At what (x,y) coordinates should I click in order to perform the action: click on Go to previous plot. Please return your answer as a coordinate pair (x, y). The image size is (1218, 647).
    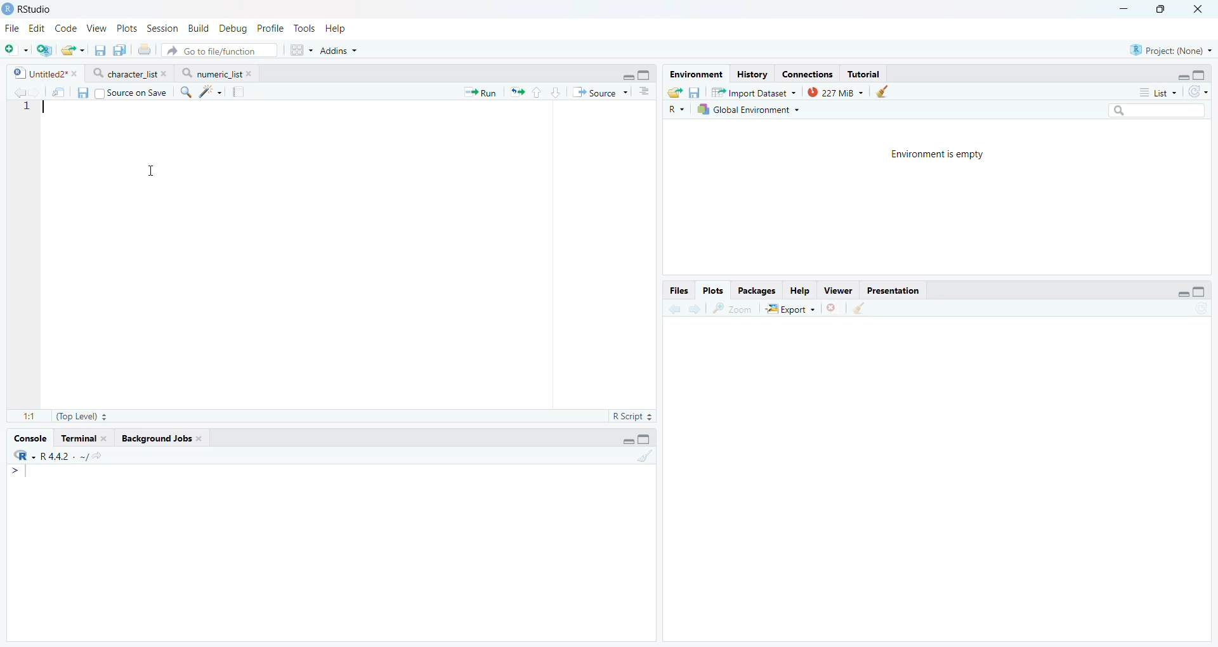
    Looking at the image, I should click on (674, 308).